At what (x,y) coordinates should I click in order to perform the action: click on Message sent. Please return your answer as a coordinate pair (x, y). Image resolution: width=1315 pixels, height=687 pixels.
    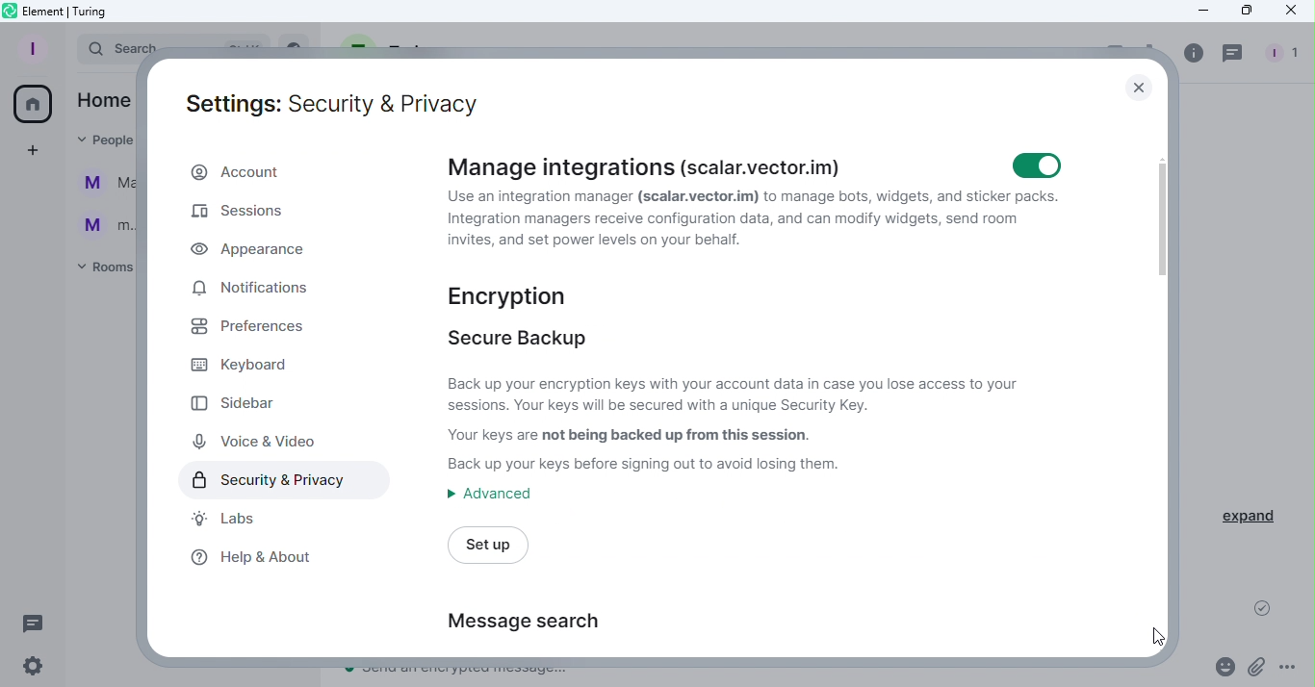
    Looking at the image, I should click on (1263, 612).